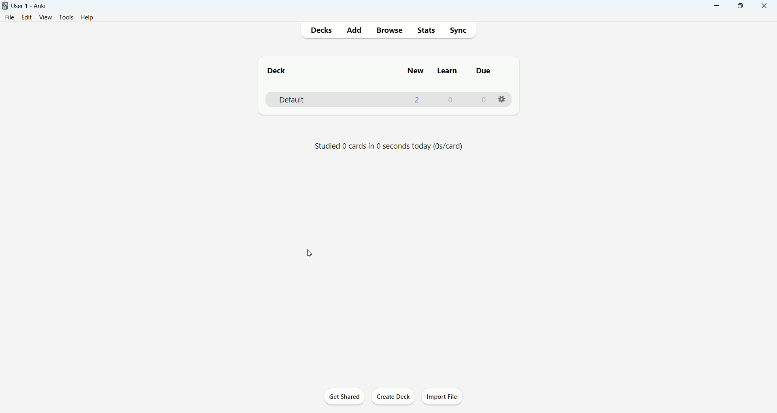 The image size is (777, 413). Describe the element at coordinates (87, 18) in the screenshot. I see `help` at that location.